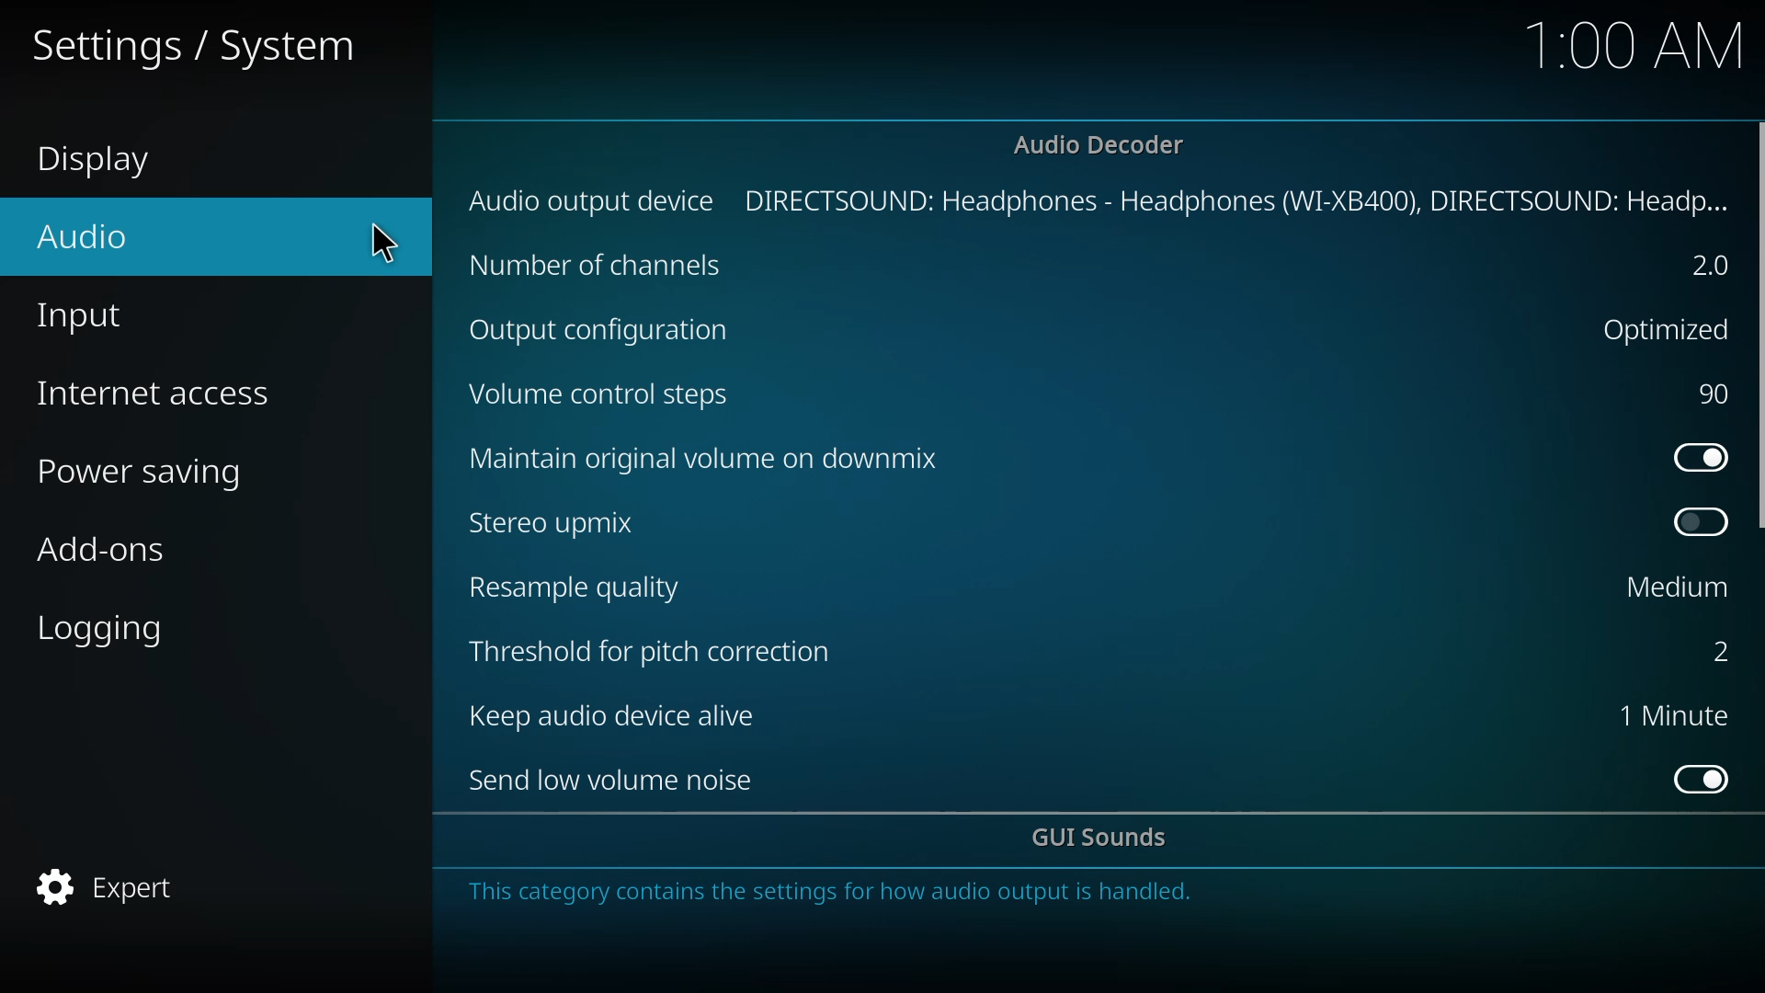 The height and width of the screenshot is (993, 1765). Describe the element at coordinates (844, 892) in the screenshot. I see `info` at that location.